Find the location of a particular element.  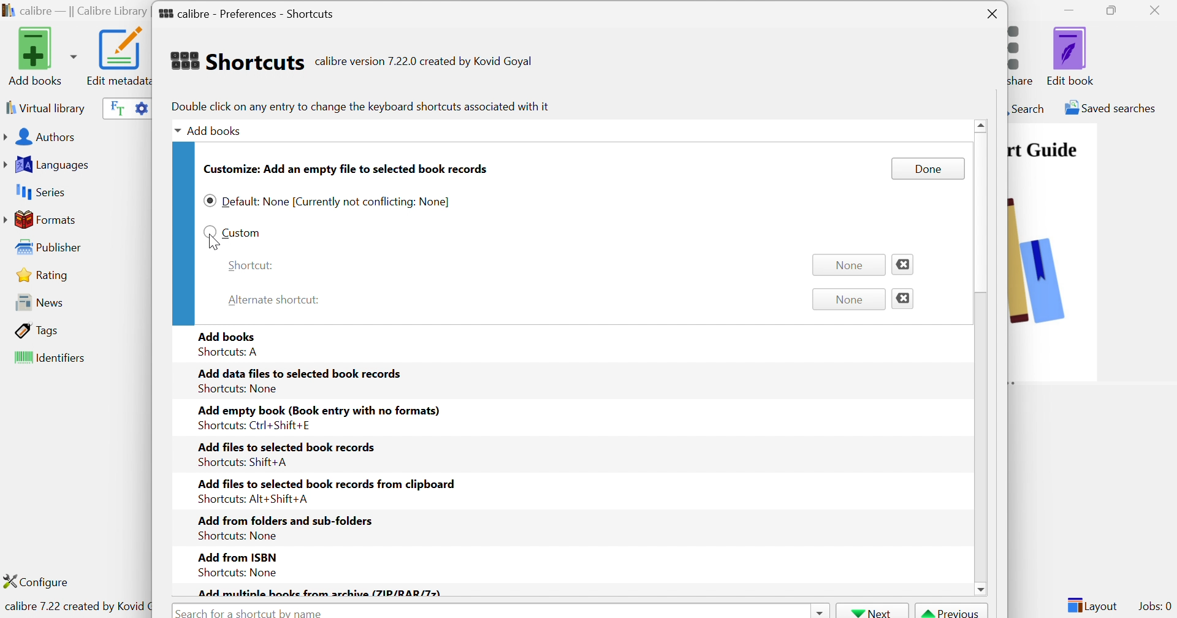

Shortcuts: None is located at coordinates (238, 389).